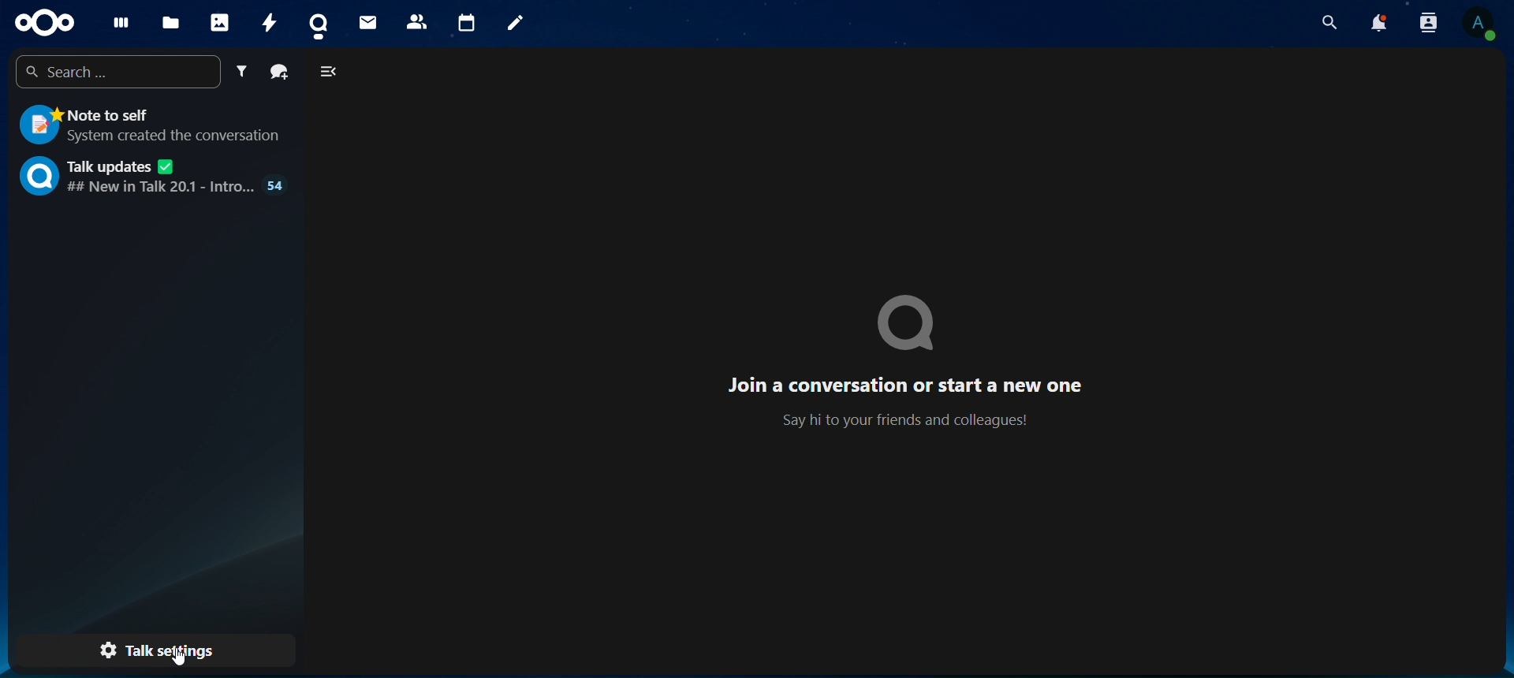 This screenshot has height=678, width=1514. What do you see at coordinates (522, 24) in the screenshot?
I see `notes` at bounding box center [522, 24].